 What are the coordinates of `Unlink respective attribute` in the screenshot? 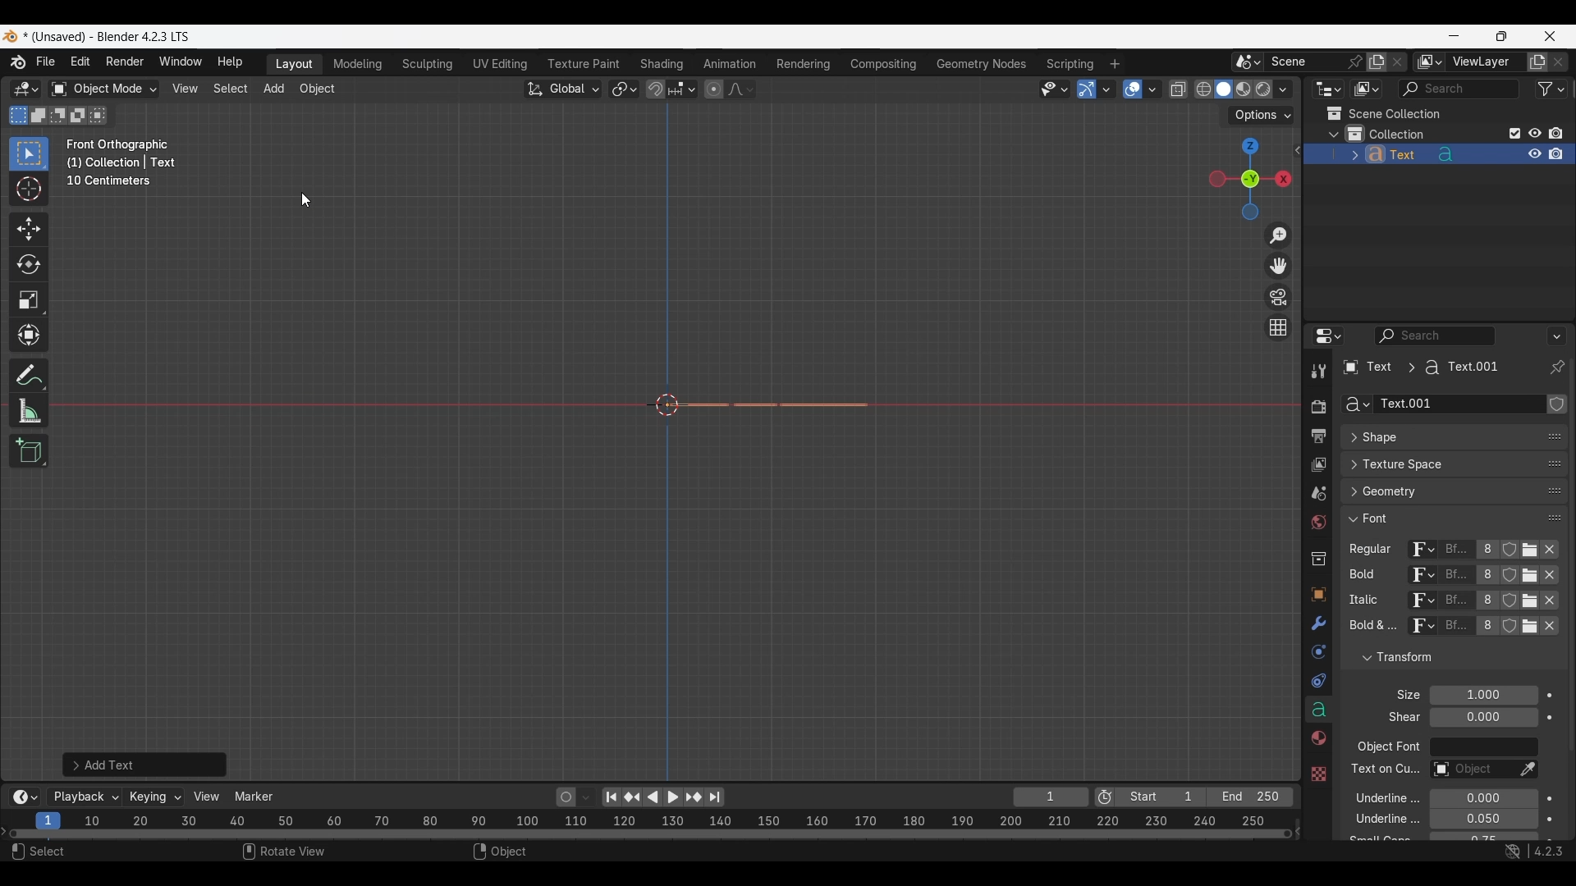 It's located at (1550, 589).